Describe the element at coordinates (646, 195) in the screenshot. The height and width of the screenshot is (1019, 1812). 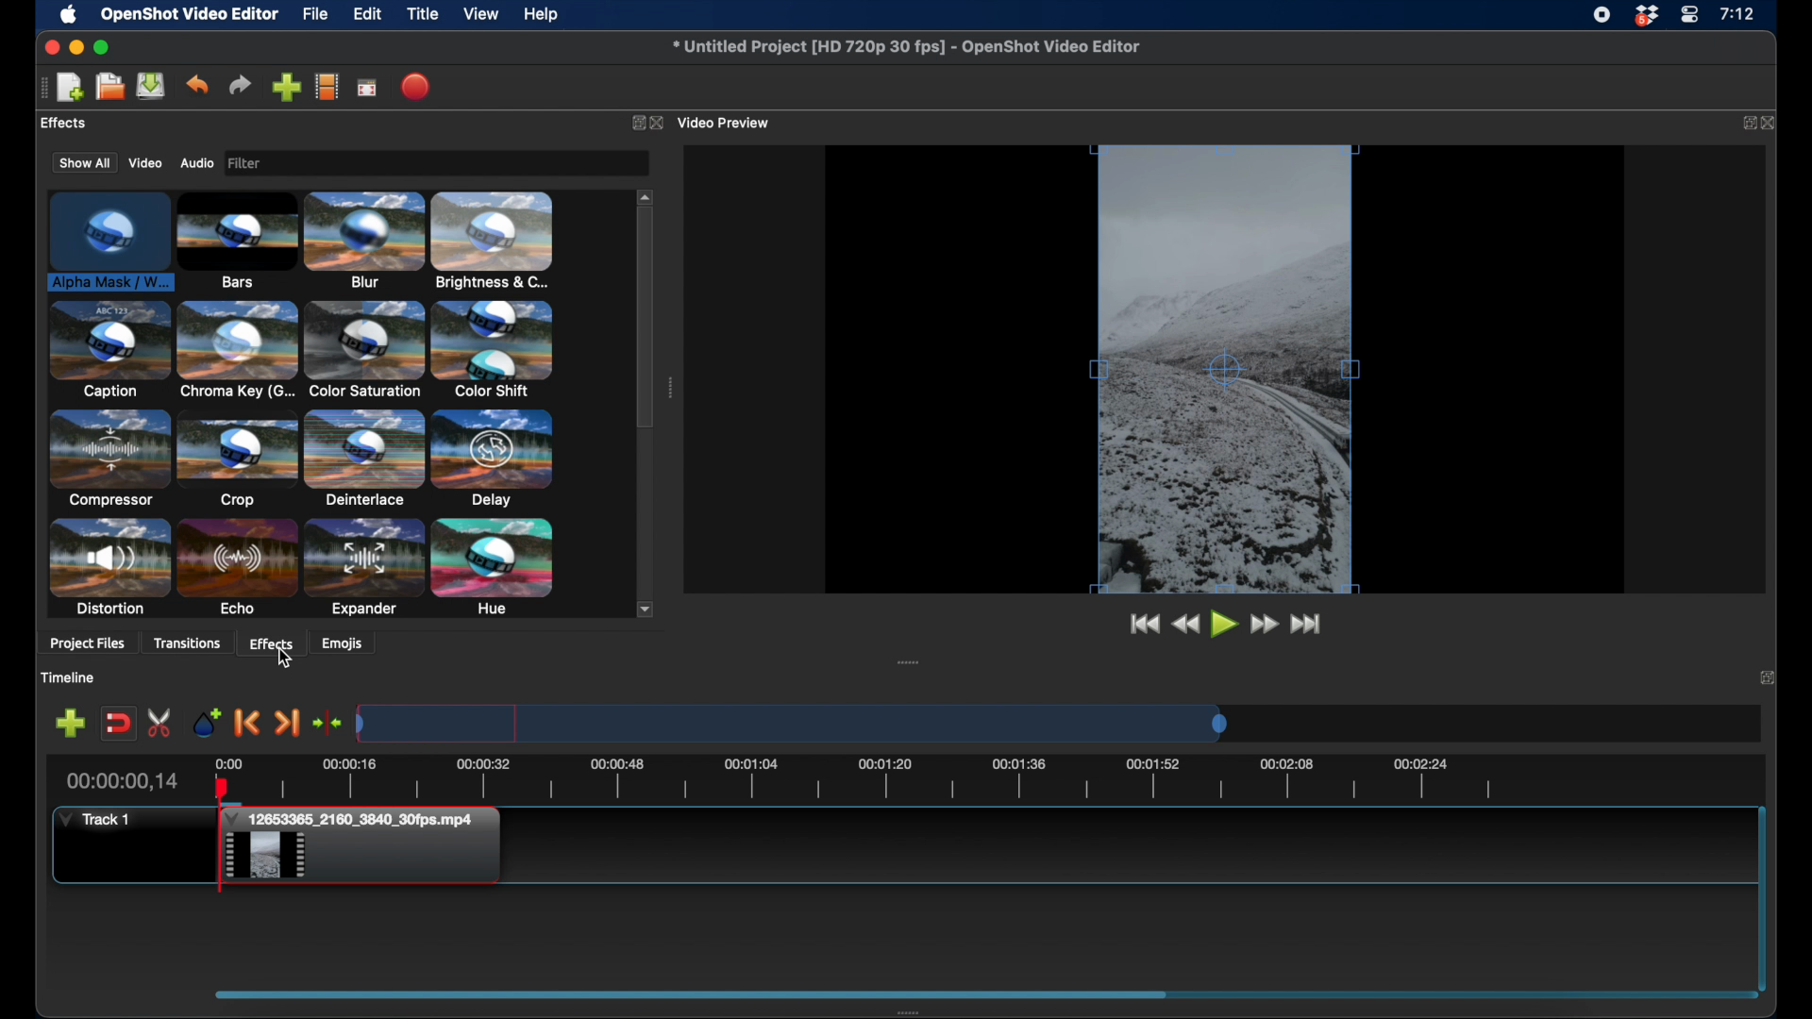
I see `scroll up arrow` at that location.